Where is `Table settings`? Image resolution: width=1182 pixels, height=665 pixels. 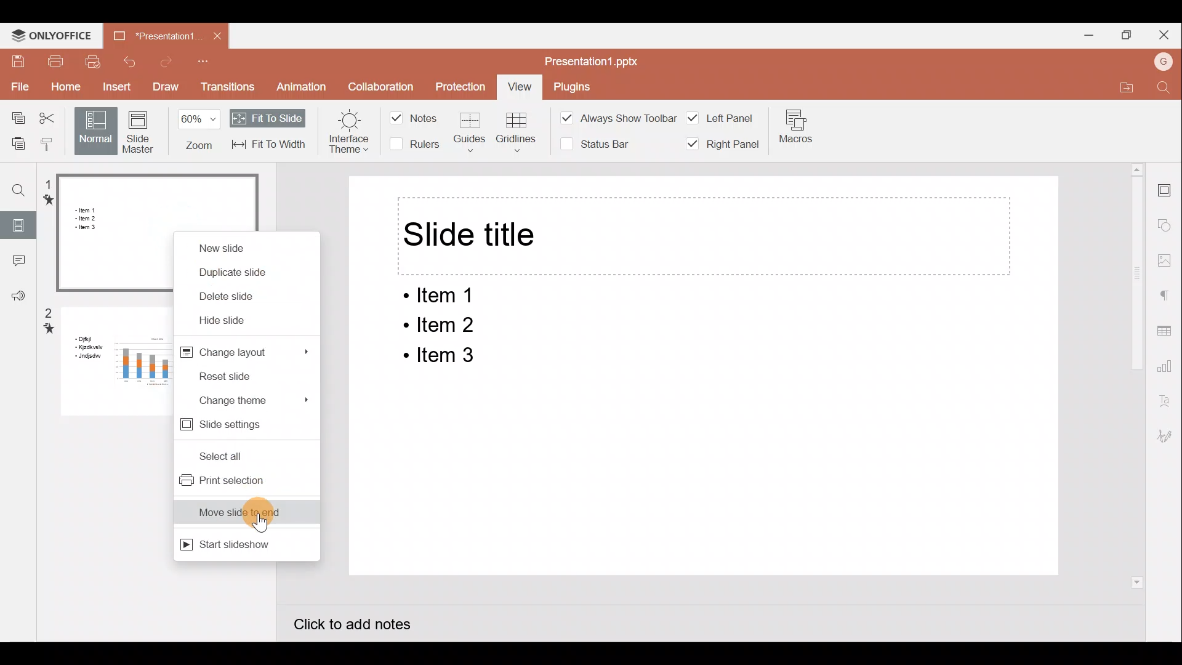
Table settings is located at coordinates (1168, 331).